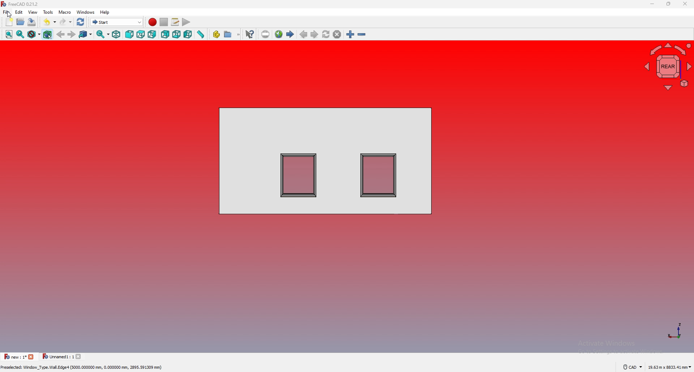 The image size is (694, 372). What do you see at coordinates (9, 35) in the screenshot?
I see `fit all` at bounding box center [9, 35].